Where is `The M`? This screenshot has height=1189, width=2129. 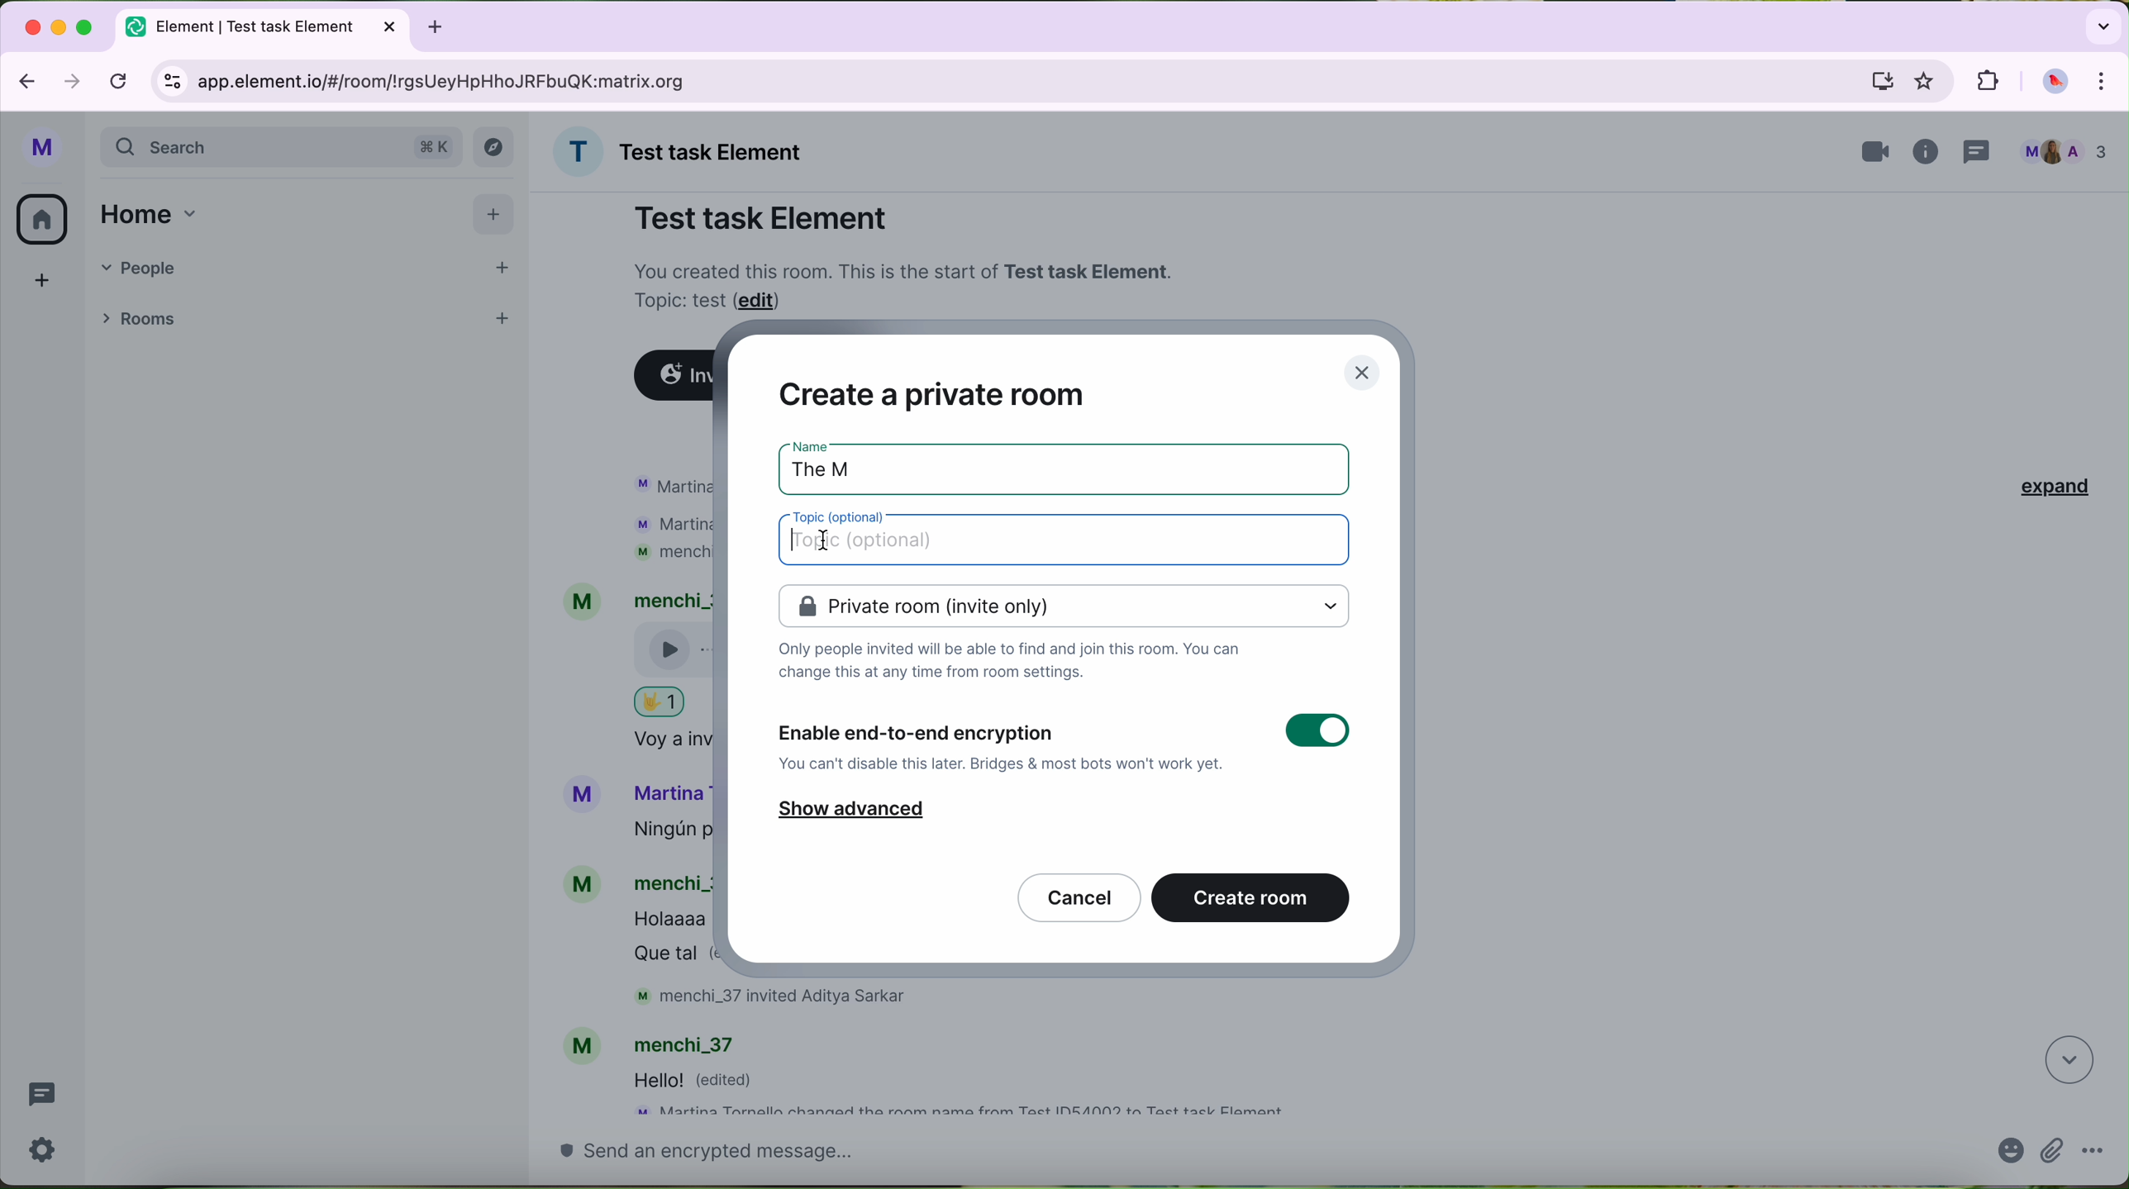 The M is located at coordinates (837, 464).